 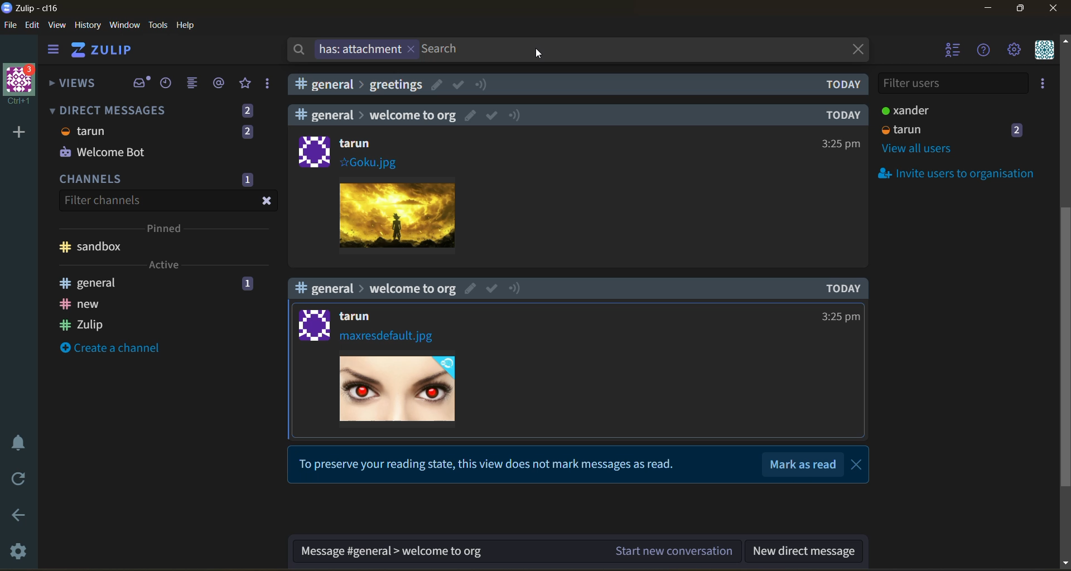 I want to click on hide sidebar, so click(x=54, y=51).